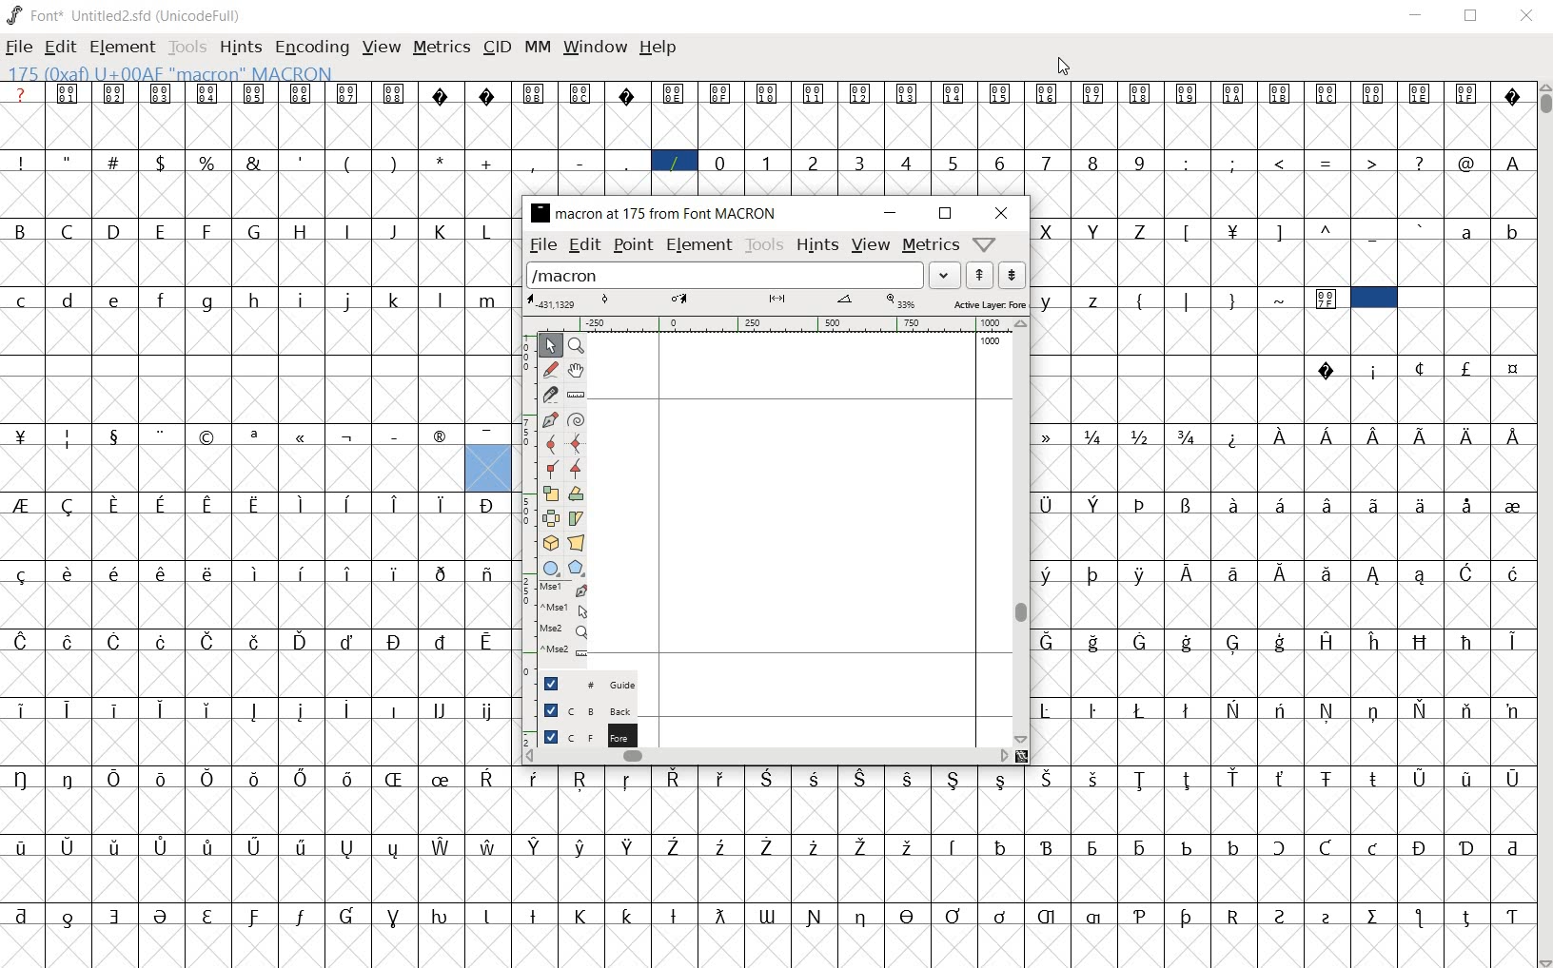  I want to click on Symbol, so click(490, 845).